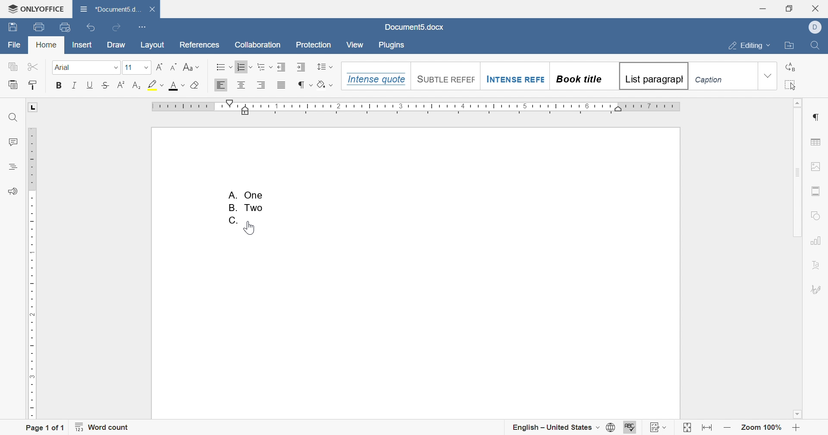  What do you see at coordinates (729, 429) in the screenshot?
I see `zoom out` at bounding box center [729, 429].